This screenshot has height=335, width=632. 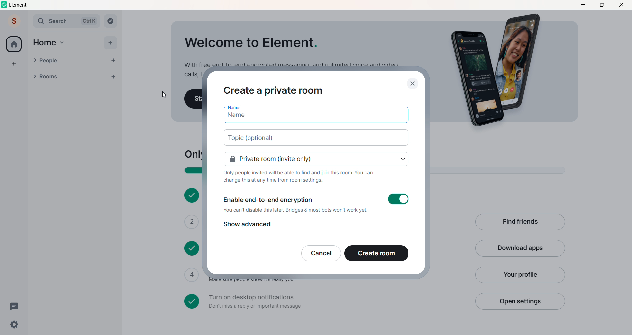 What do you see at coordinates (66, 77) in the screenshot?
I see `Rooms` at bounding box center [66, 77].